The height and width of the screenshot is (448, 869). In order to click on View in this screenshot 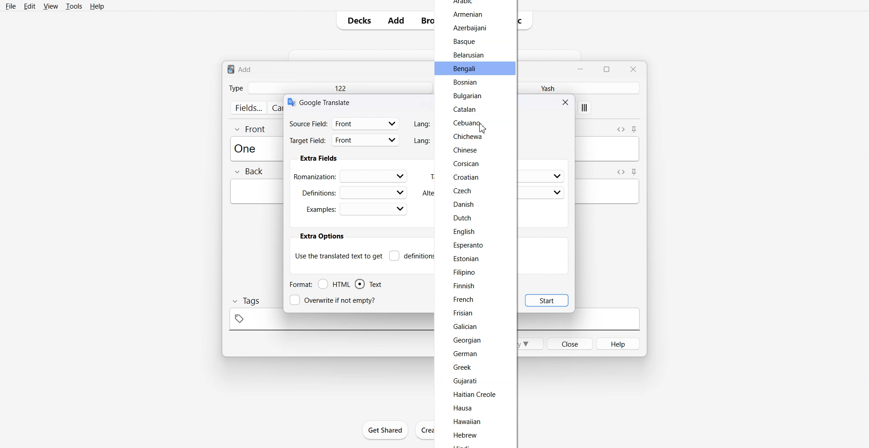, I will do `click(50, 6)`.